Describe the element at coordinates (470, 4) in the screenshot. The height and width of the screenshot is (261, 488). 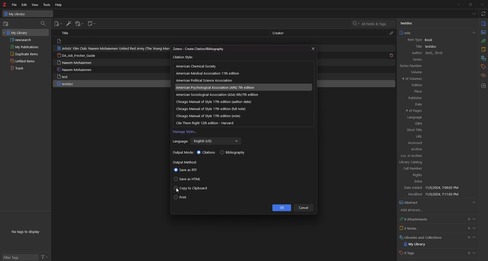
I see `resize` at that location.